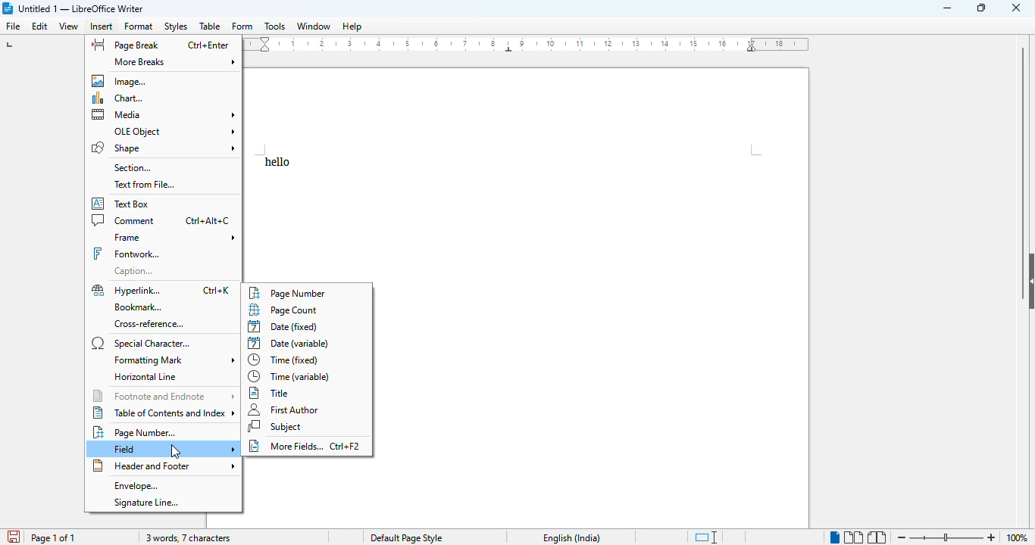 This screenshot has height=545, width=1035. I want to click on title, so click(270, 393).